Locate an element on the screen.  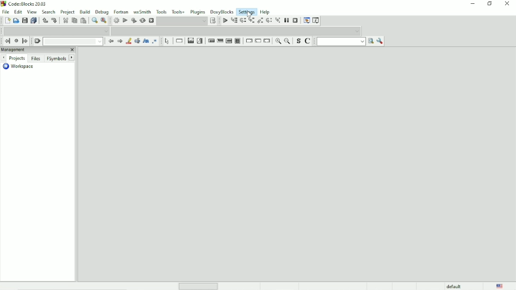
Break debuger is located at coordinates (286, 20).